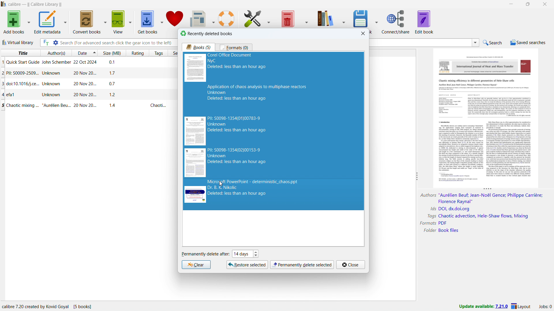 Image resolution: width=554 pixels, height=311 pixels. I want to click on books, so click(199, 47).